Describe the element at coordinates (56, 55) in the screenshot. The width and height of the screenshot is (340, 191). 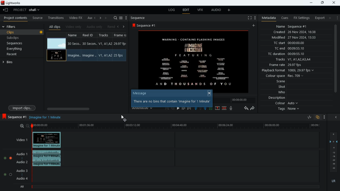
I see `video` at that location.